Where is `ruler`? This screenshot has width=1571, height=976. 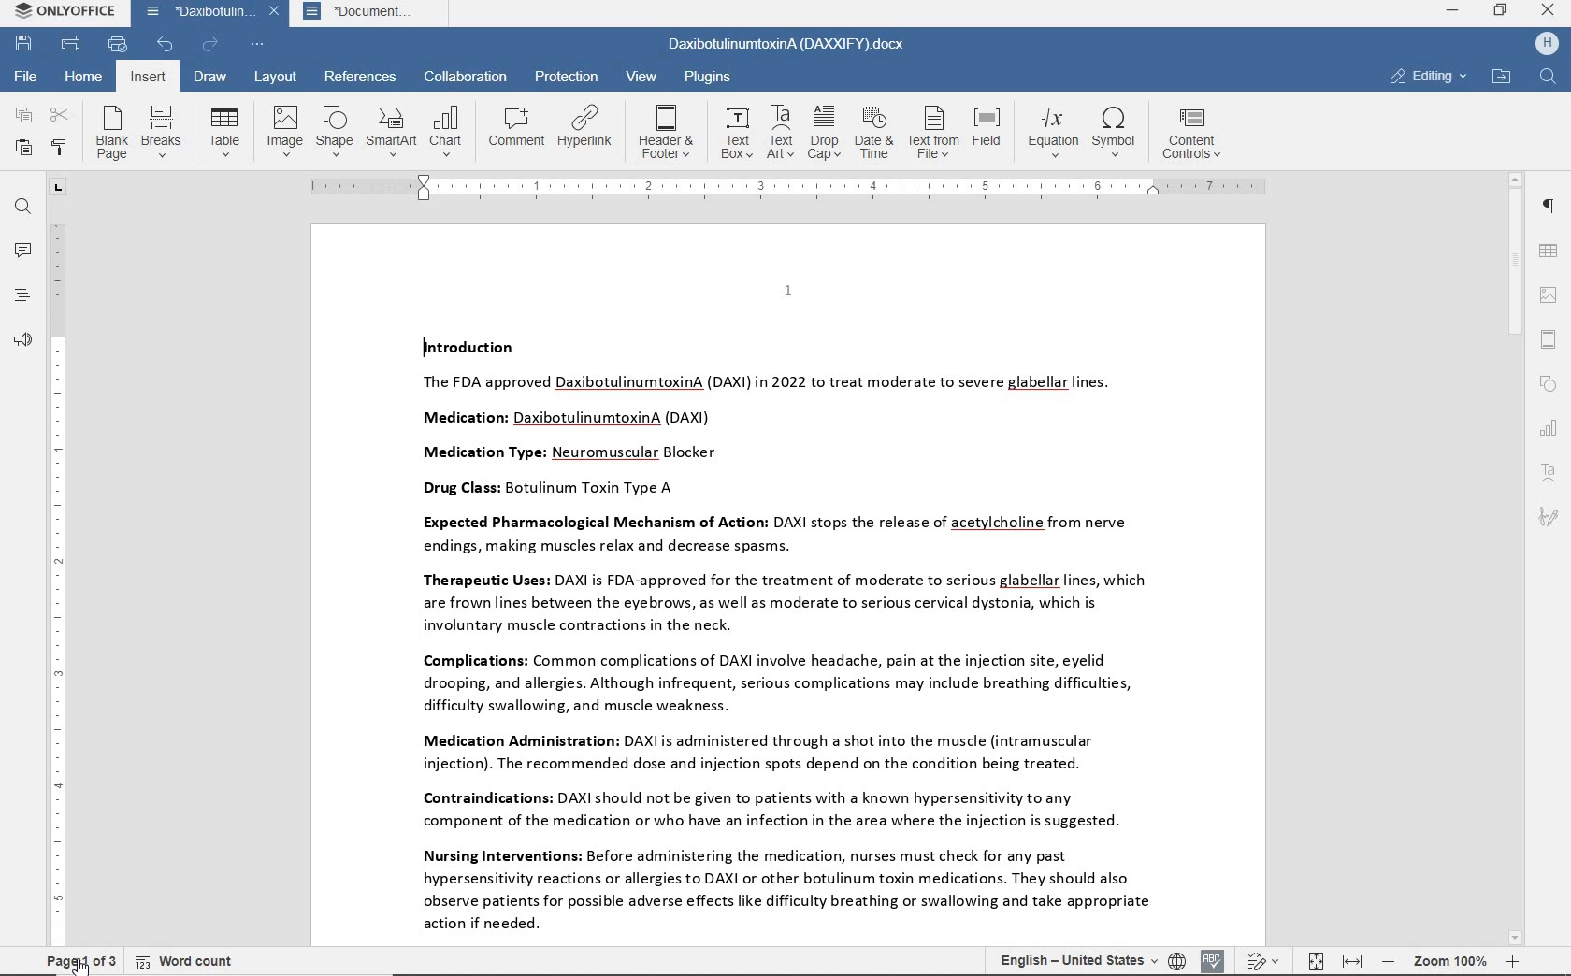 ruler is located at coordinates (788, 186).